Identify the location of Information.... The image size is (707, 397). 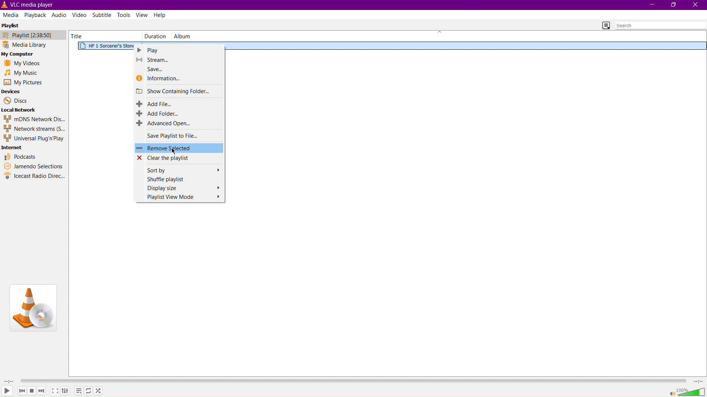
(180, 78).